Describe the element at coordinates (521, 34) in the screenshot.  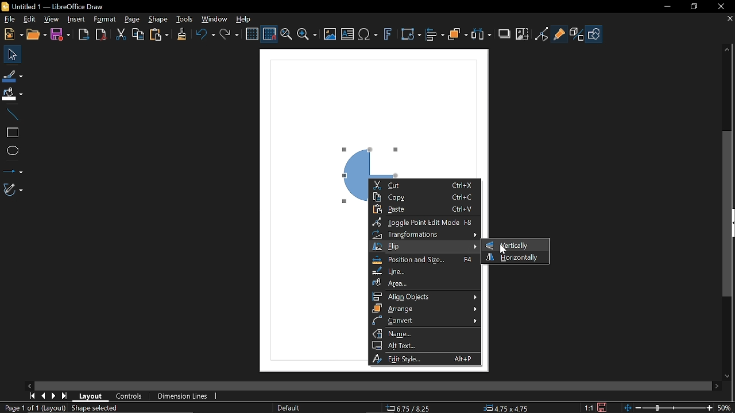
I see `Crop` at that location.